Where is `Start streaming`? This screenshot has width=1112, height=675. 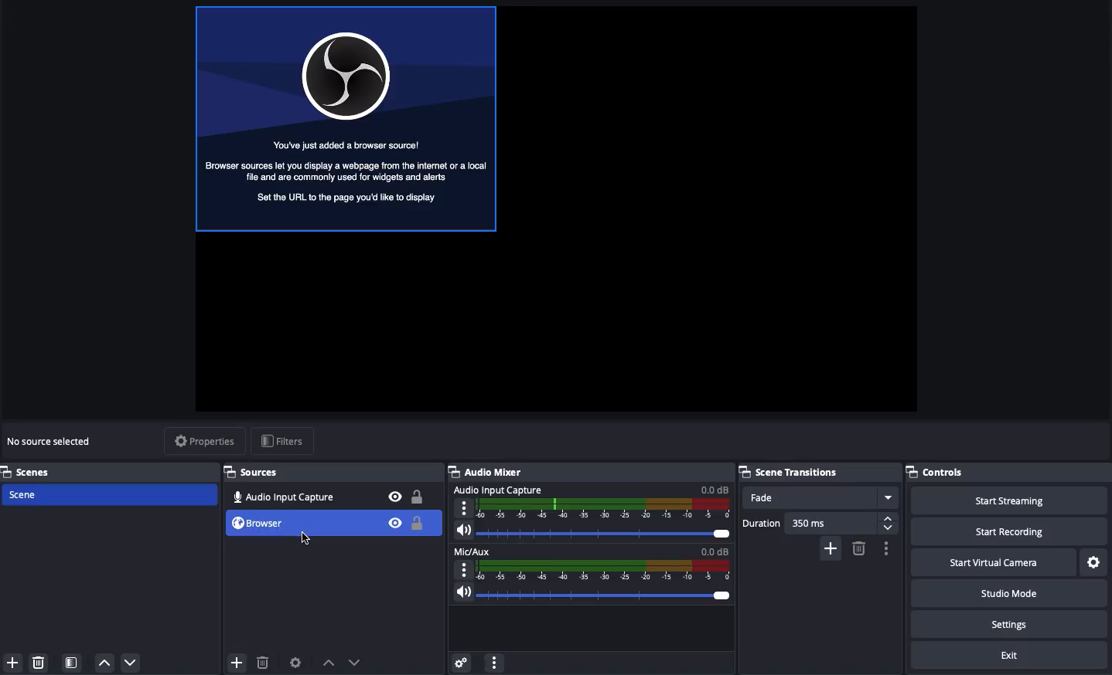 Start streaming is located at coordinates (1002, 500).